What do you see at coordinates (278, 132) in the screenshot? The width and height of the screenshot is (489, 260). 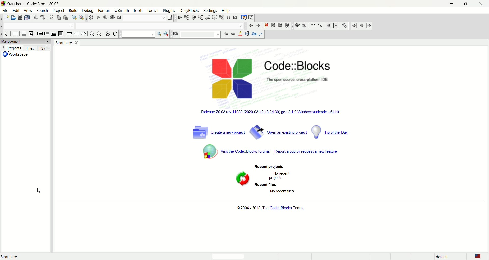 I see `open a project` at bounding box center [278, 132].